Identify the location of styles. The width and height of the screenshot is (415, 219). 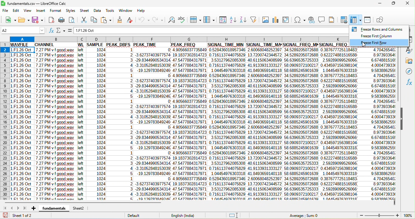
(71, 11).